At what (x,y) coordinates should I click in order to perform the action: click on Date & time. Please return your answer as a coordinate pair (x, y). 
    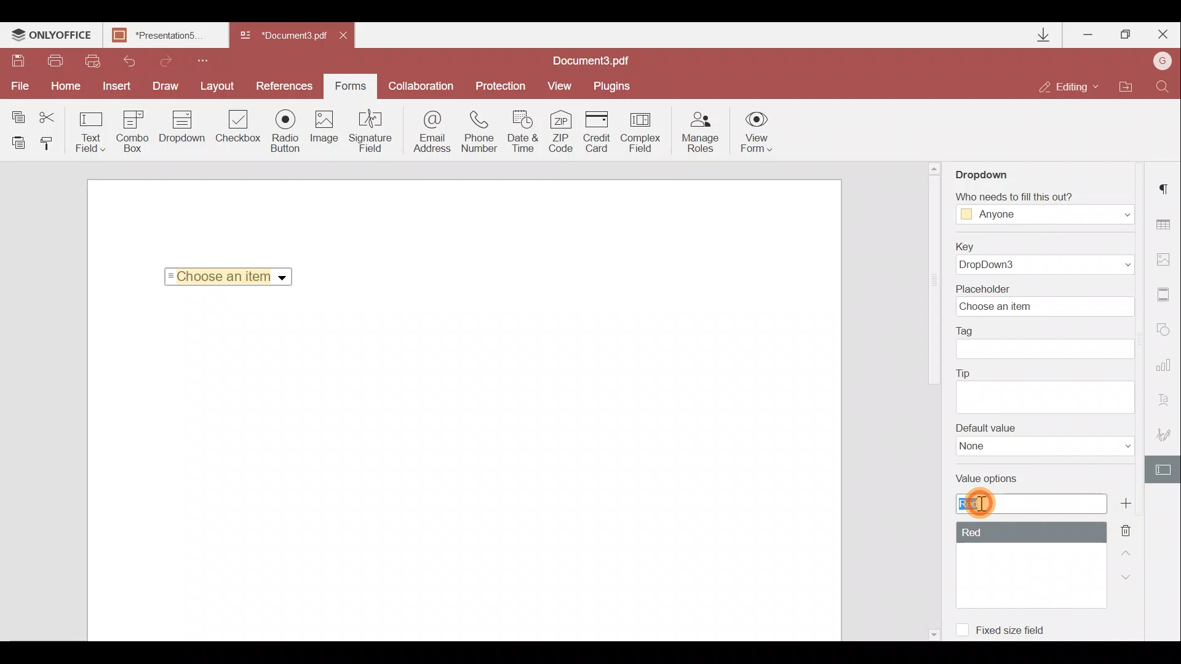
    Looking at the image, I should click on (525, 132).